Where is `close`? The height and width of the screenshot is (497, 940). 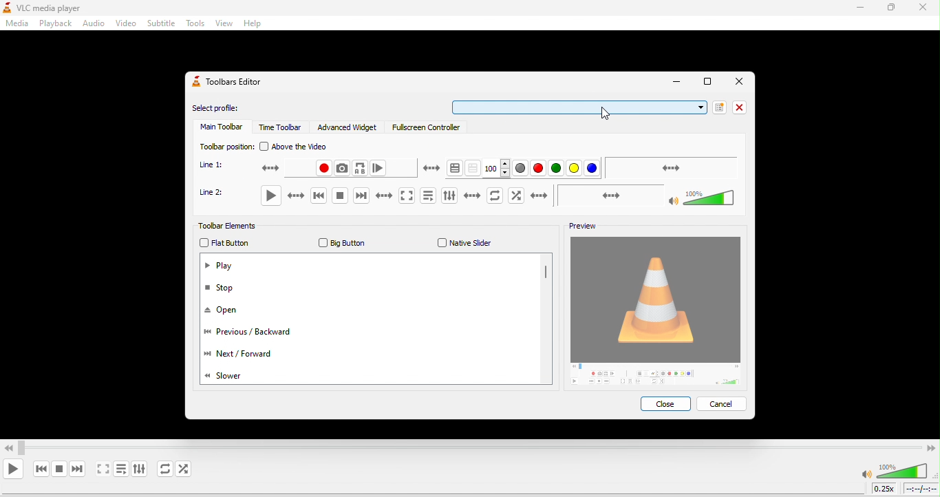 close is located at coordinates (665, 403).